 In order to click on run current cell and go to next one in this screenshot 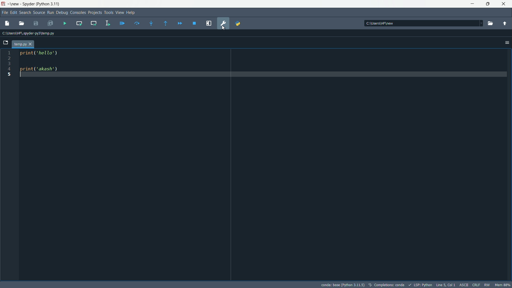, I will do `click(94, 22)`.